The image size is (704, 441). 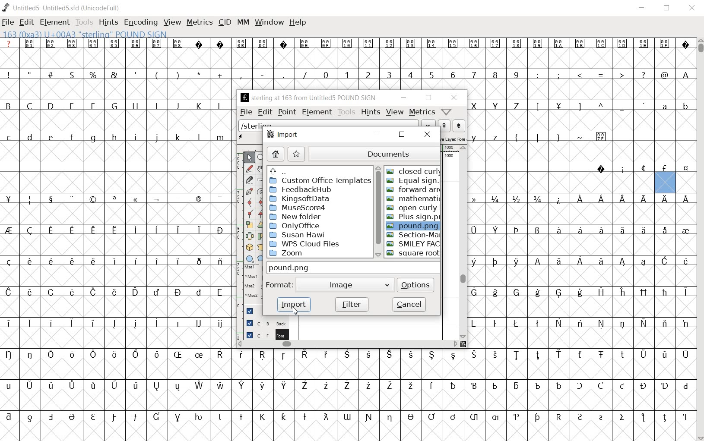 I want to click on Symbol, so click(x=368, y=386).